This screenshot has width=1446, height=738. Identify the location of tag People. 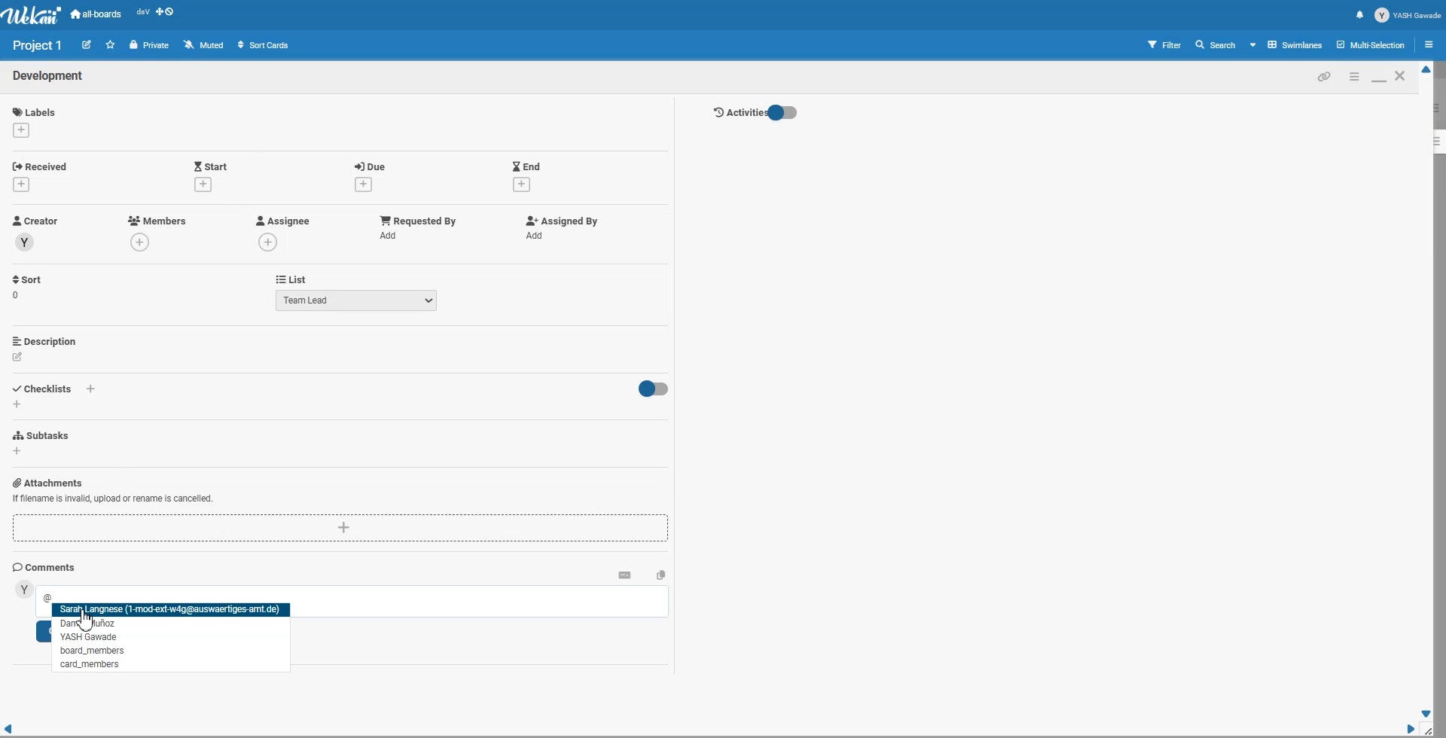
(94, 649).